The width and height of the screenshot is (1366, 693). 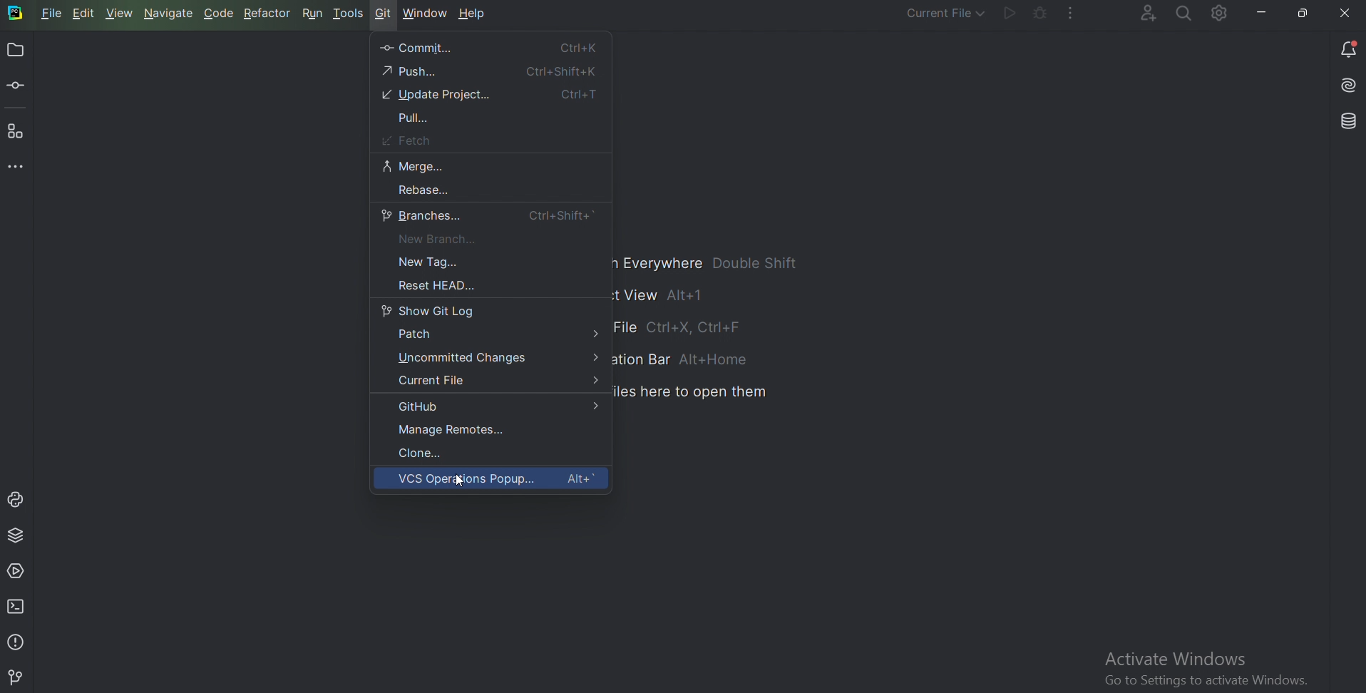 What do you see at coordinates (120, 14) in the screenshot?
I see `View` at bounding box center [120, 14].